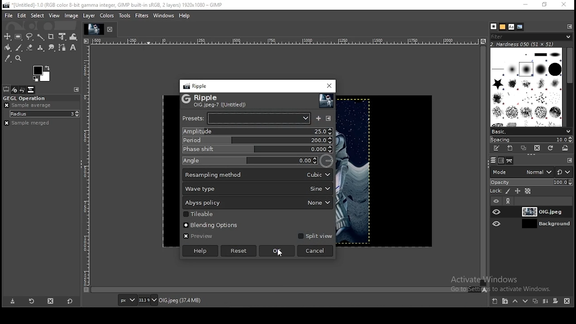  Describe the element at coordinates (89, 170) in the screenshot. I see `measuring line` at that location.